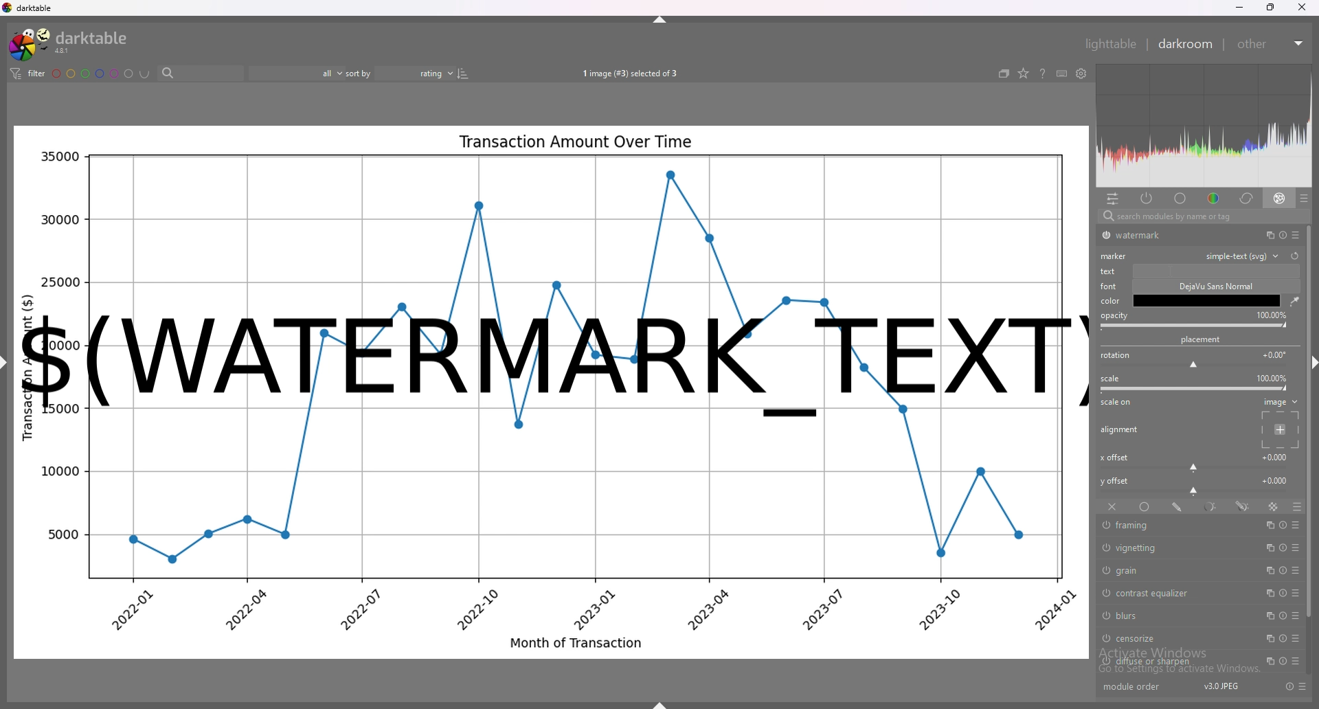 The height and width of the screenshot is (709, 1319). I want to click on diffuse or sharpen, so click(1174, 662).